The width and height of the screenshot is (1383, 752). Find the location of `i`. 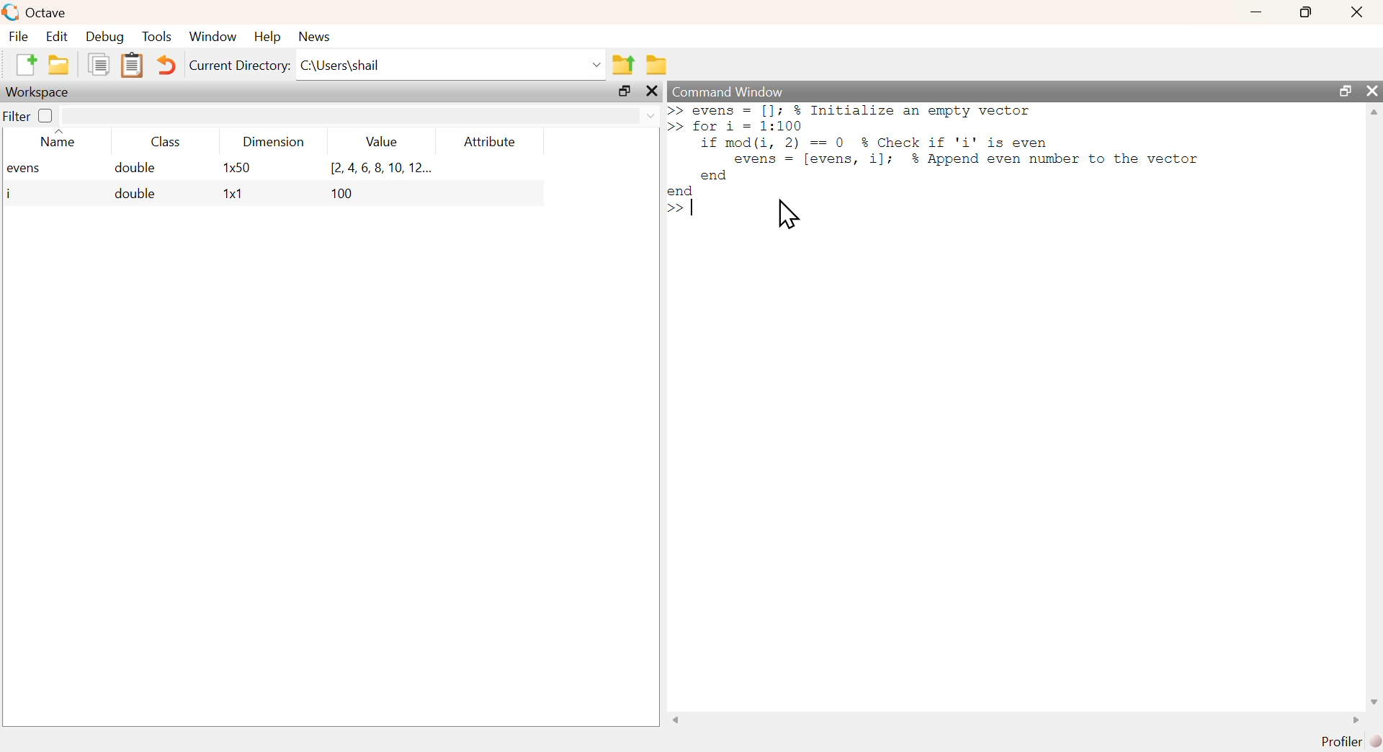

i is located at coordinates (11, 194).